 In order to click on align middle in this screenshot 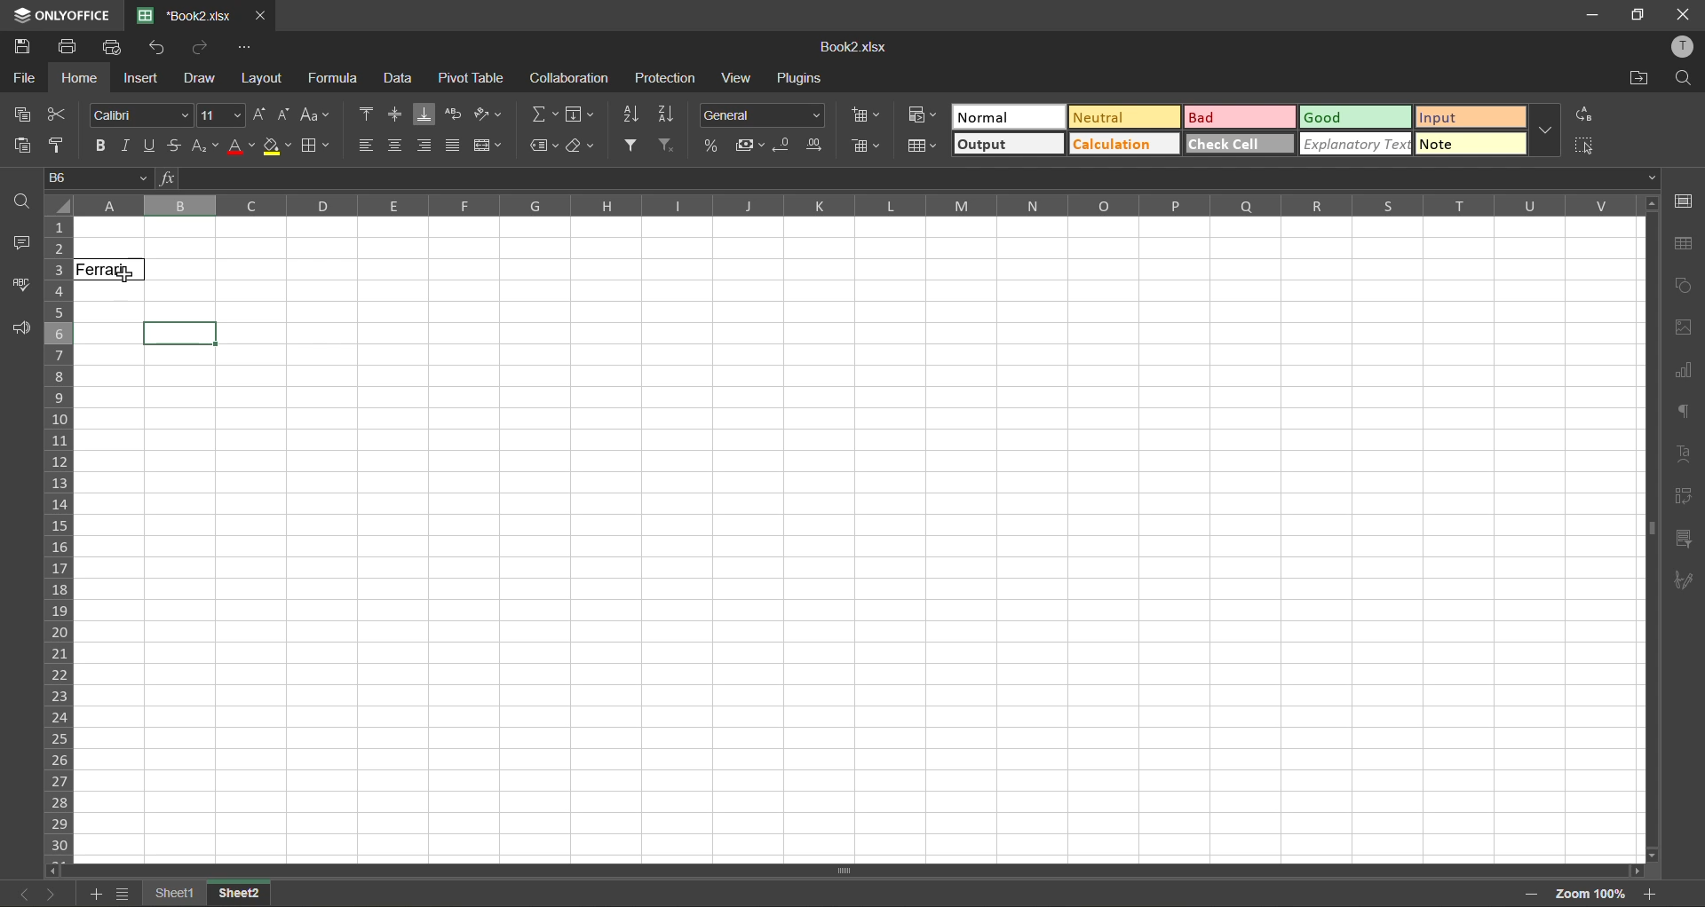, I will do `click(395, 114)`.